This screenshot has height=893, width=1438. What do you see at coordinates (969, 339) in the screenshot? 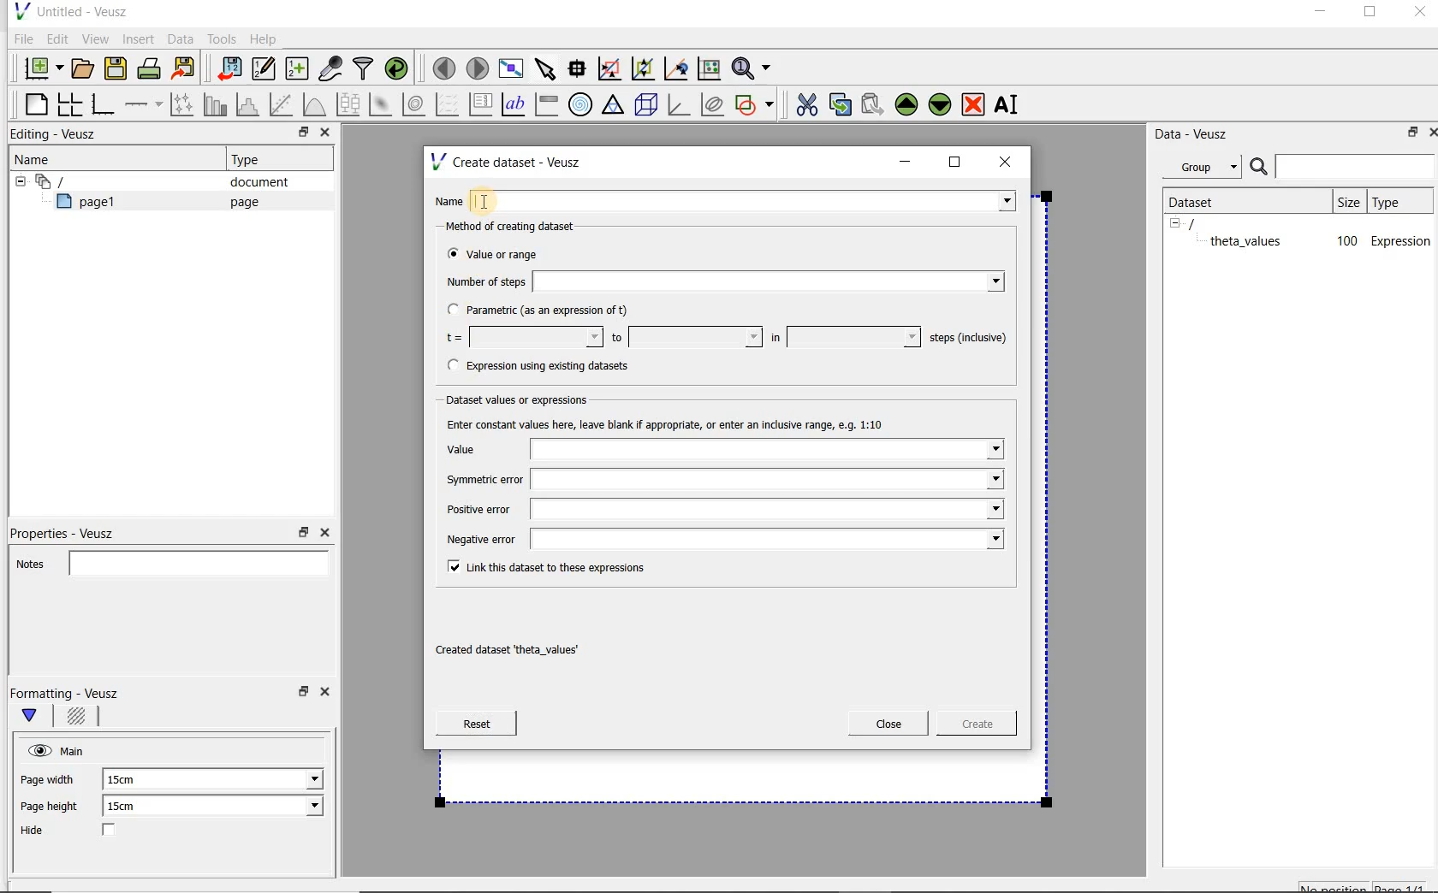
I see `steps (inclusive)` at bounding box center [969, 339].